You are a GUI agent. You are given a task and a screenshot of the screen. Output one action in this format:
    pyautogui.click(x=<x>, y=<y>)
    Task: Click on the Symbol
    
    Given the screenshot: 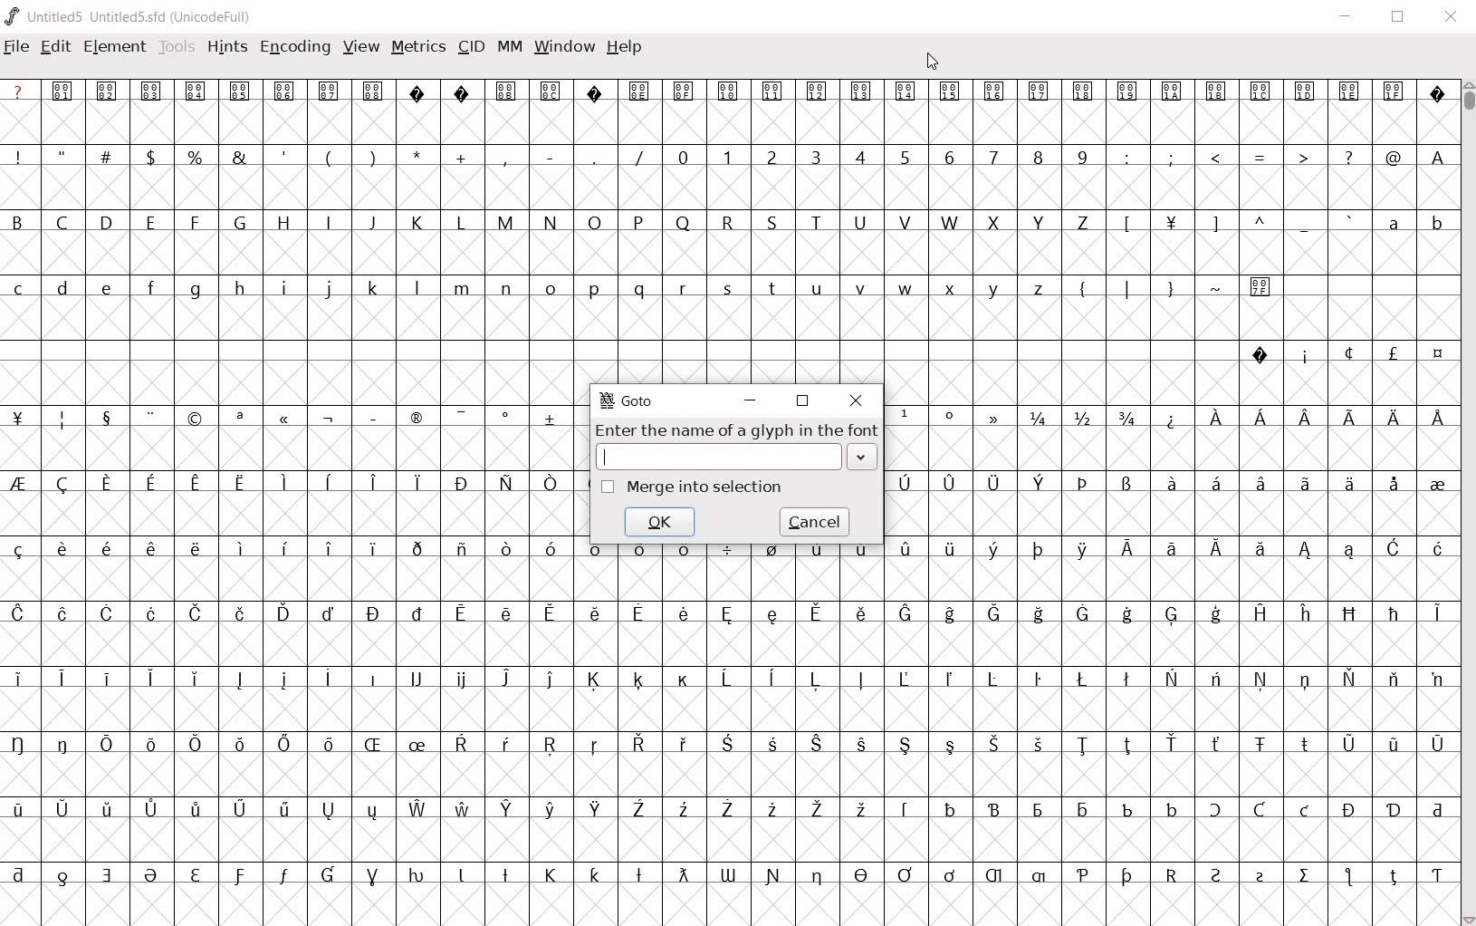 What is the action you would take?
    pyautogui.click(x=1436, y=873)
    